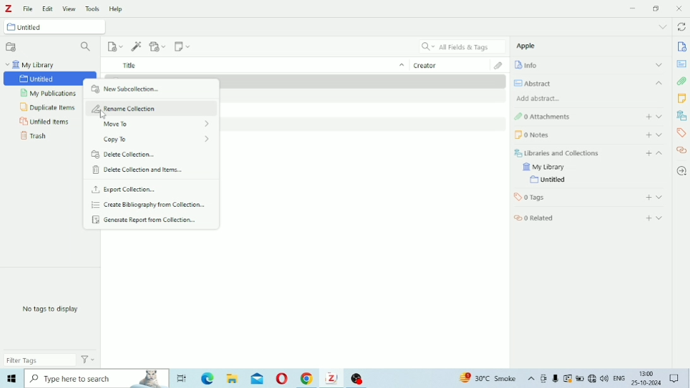  What do you see at coordinates (537, 378) in the screenshot?
I see `` at bounding box center [537, 378].